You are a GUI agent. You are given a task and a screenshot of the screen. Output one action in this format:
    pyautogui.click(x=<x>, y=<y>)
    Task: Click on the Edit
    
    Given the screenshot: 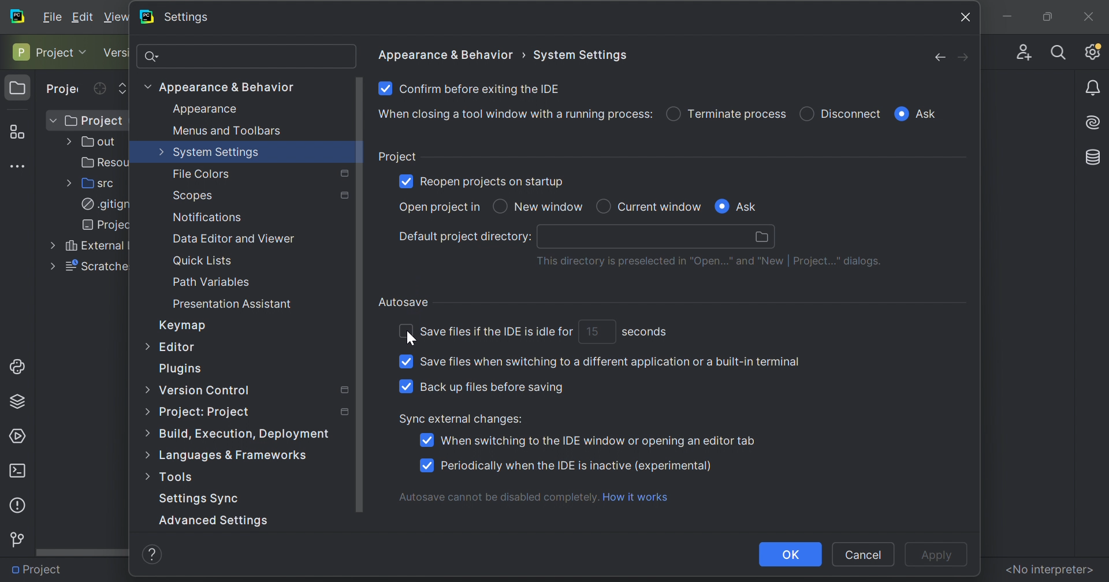 What is the action you would take?
    pyautogui.click(x=85, y=17)
    